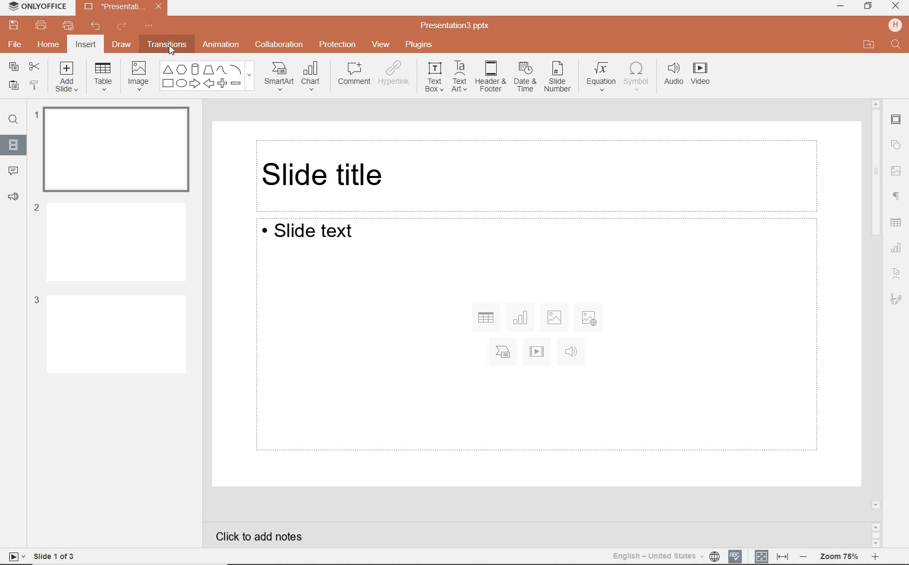  What do you see at coordinates (665, 556) in the screenshot?
I see `TEXT LANGUAGE` at bounding box center [665, 556].